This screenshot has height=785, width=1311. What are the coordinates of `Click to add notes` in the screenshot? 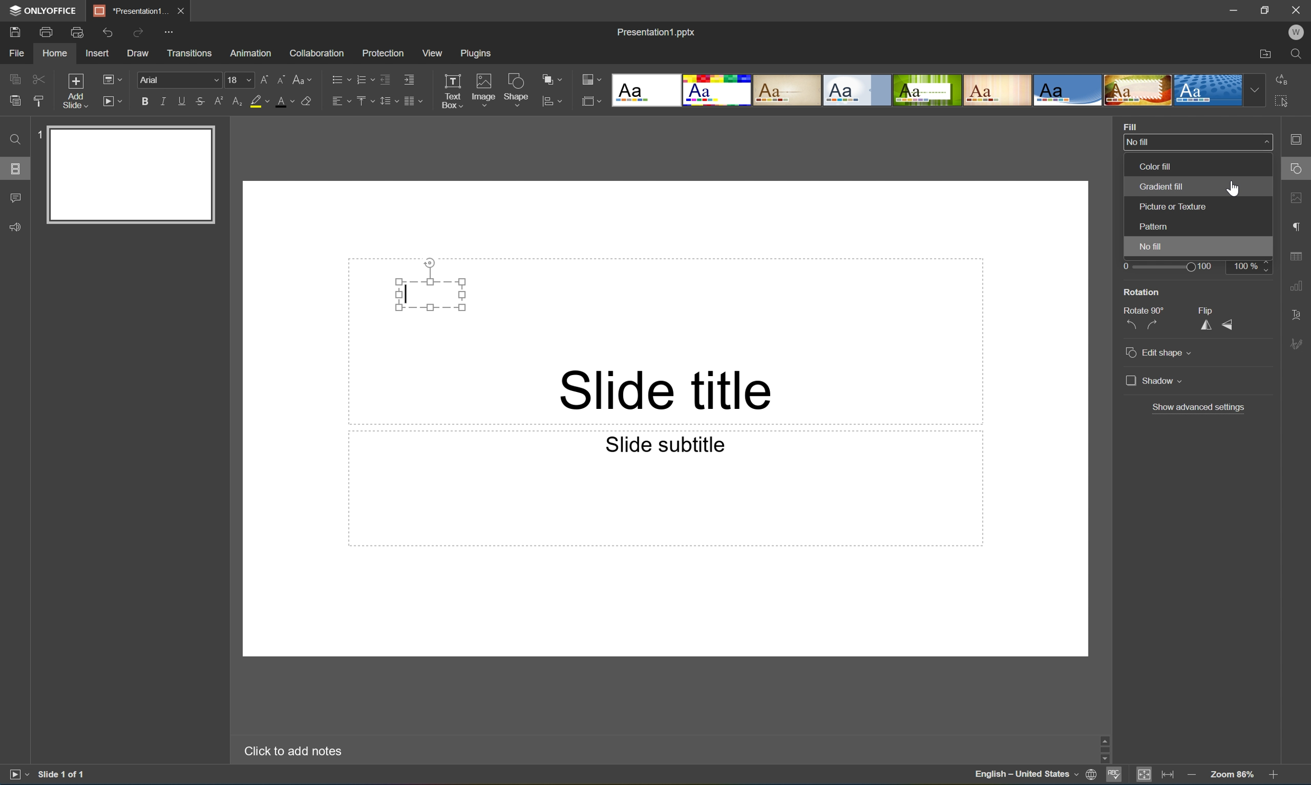 It's located at (291, 750).